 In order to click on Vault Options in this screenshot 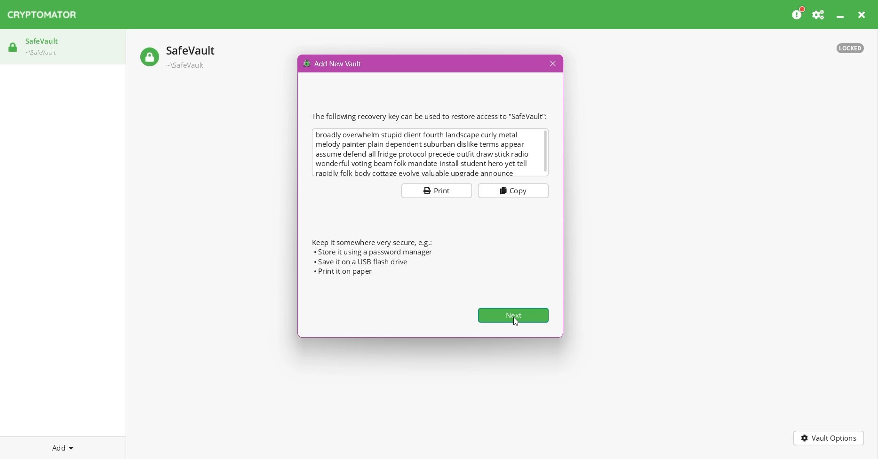, I will do `click(829, 438)`.